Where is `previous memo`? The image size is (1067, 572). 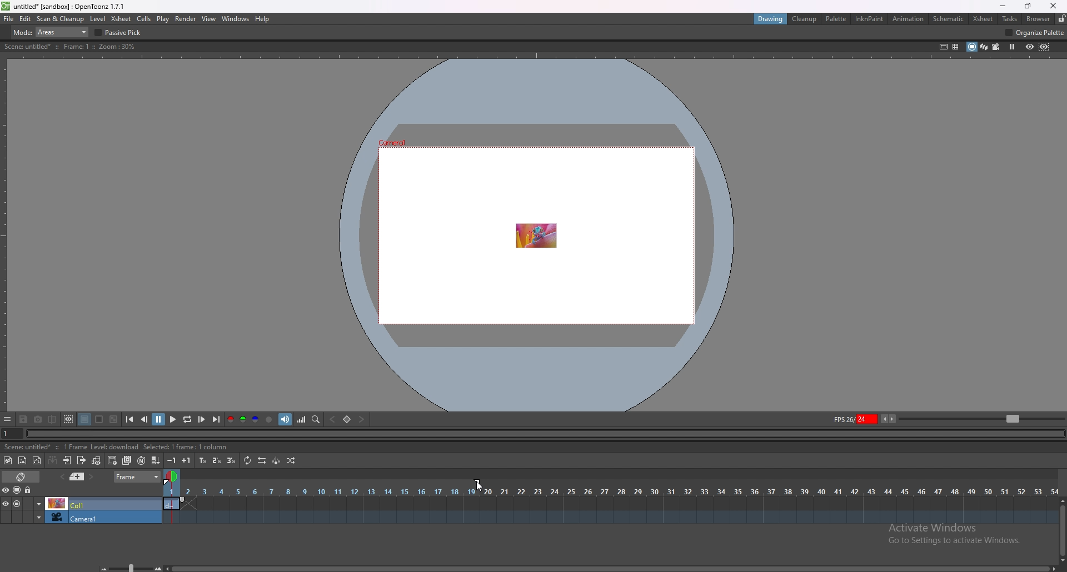
previous memo is located at coordinates (77, 476).